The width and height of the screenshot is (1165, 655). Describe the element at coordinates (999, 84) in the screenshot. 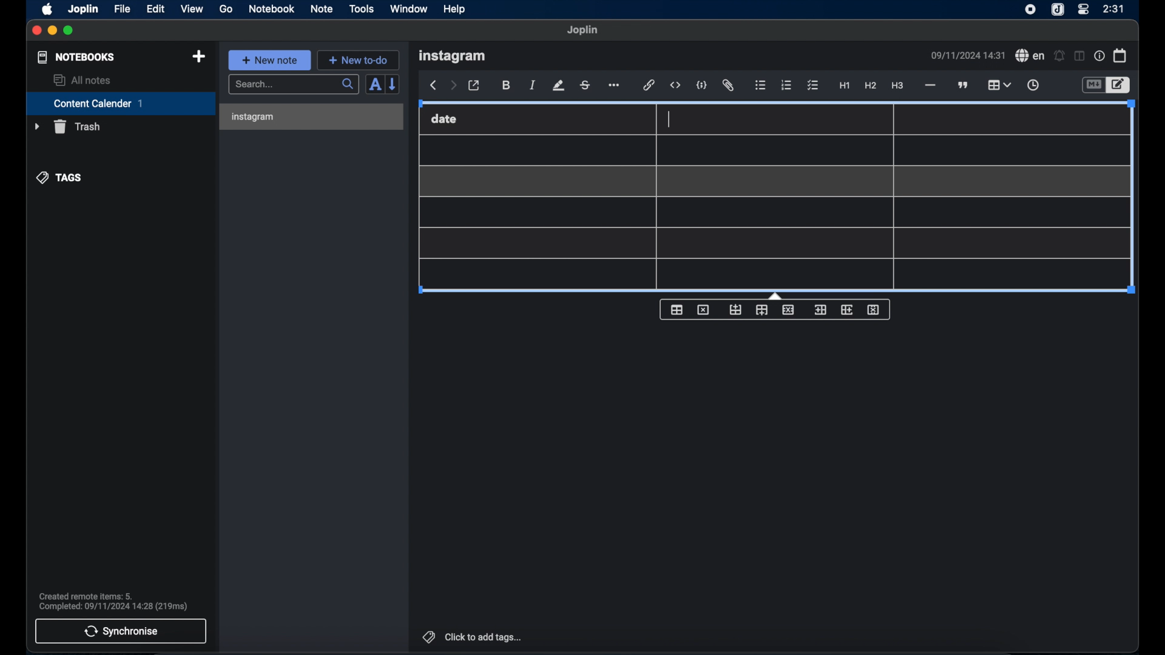

I see `table highlighted` at that location.